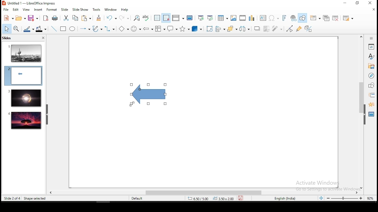 This screenshot has width=378, height=212. Describe the element at coordinates (99, 18) in the screenshot. I see `clone formatting` at that location.